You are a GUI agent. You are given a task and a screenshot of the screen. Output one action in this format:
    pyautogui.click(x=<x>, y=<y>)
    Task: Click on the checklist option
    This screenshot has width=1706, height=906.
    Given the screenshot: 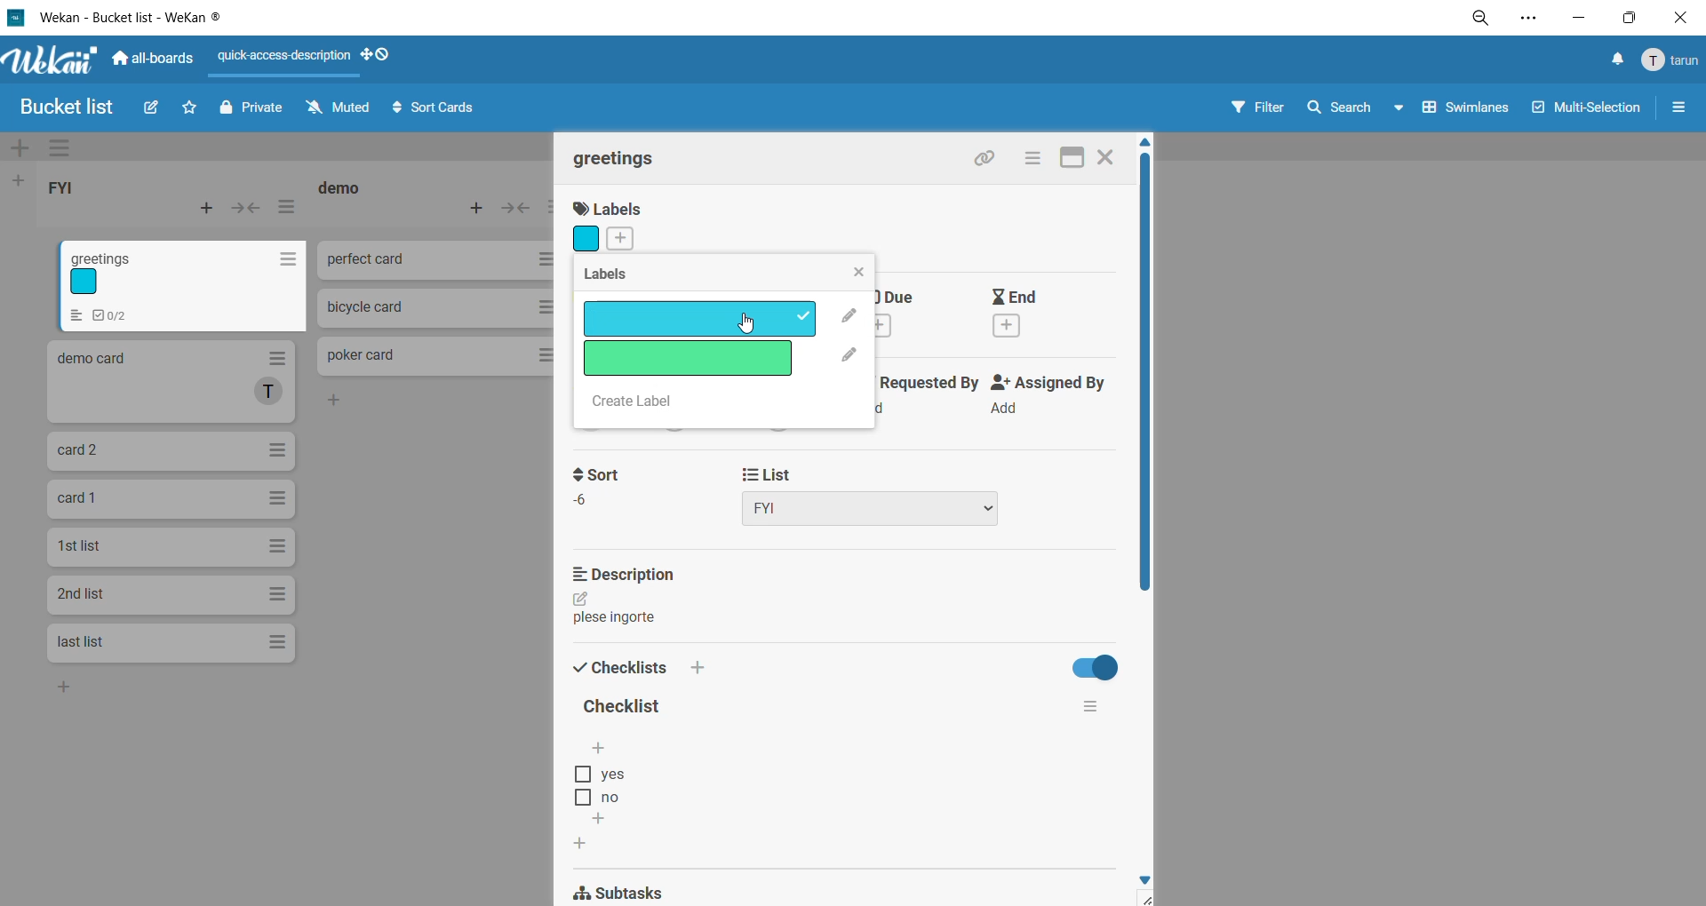 What is the action you would take?
    pyautogui.click(x=601, y=775)
    